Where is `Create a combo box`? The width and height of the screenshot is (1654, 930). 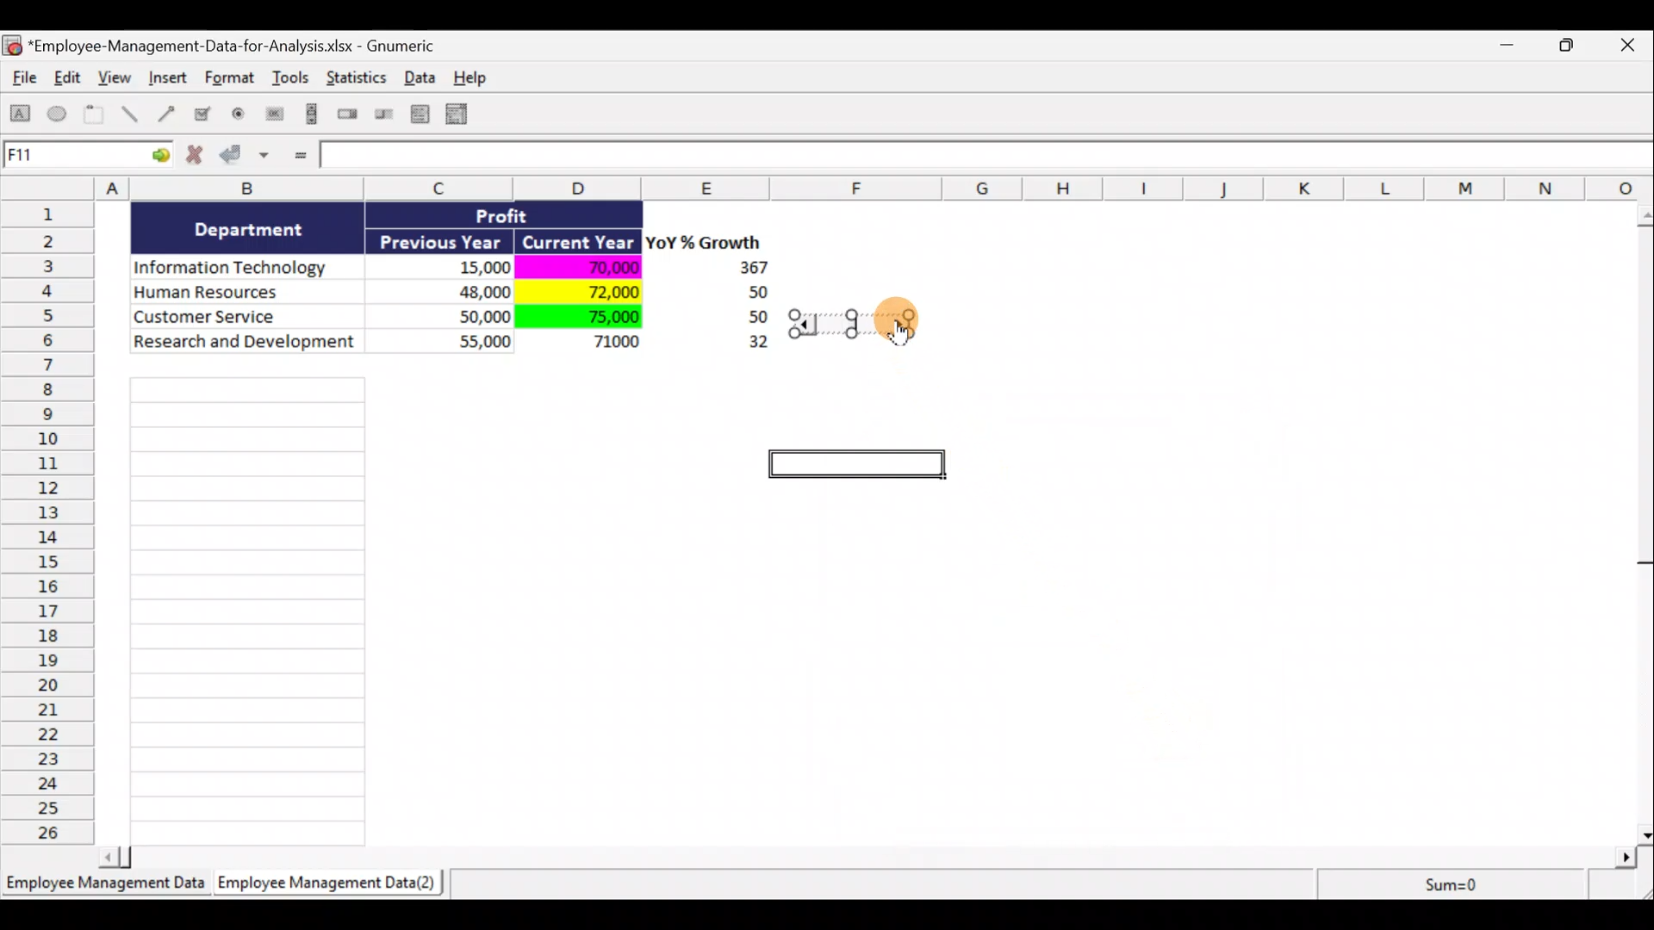
Create a combo box is located at coordinates (464, 115).